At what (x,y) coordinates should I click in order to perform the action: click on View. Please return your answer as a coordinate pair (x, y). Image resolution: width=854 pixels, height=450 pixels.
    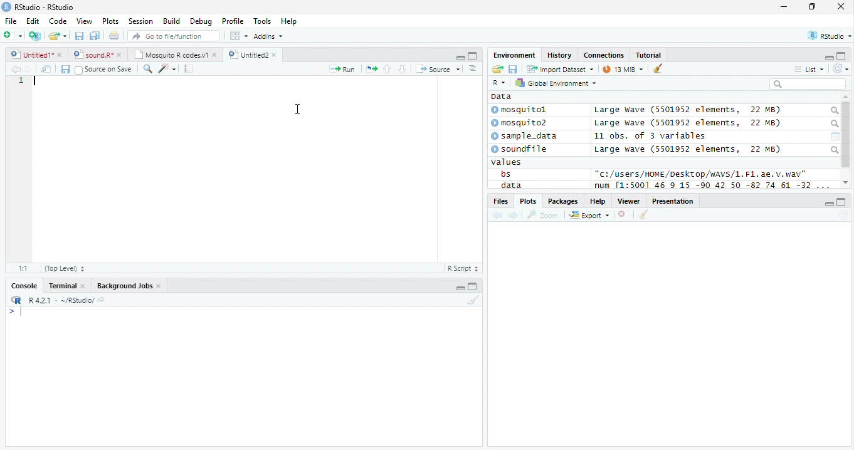
    Looking at the image, I should click on (85, 21).